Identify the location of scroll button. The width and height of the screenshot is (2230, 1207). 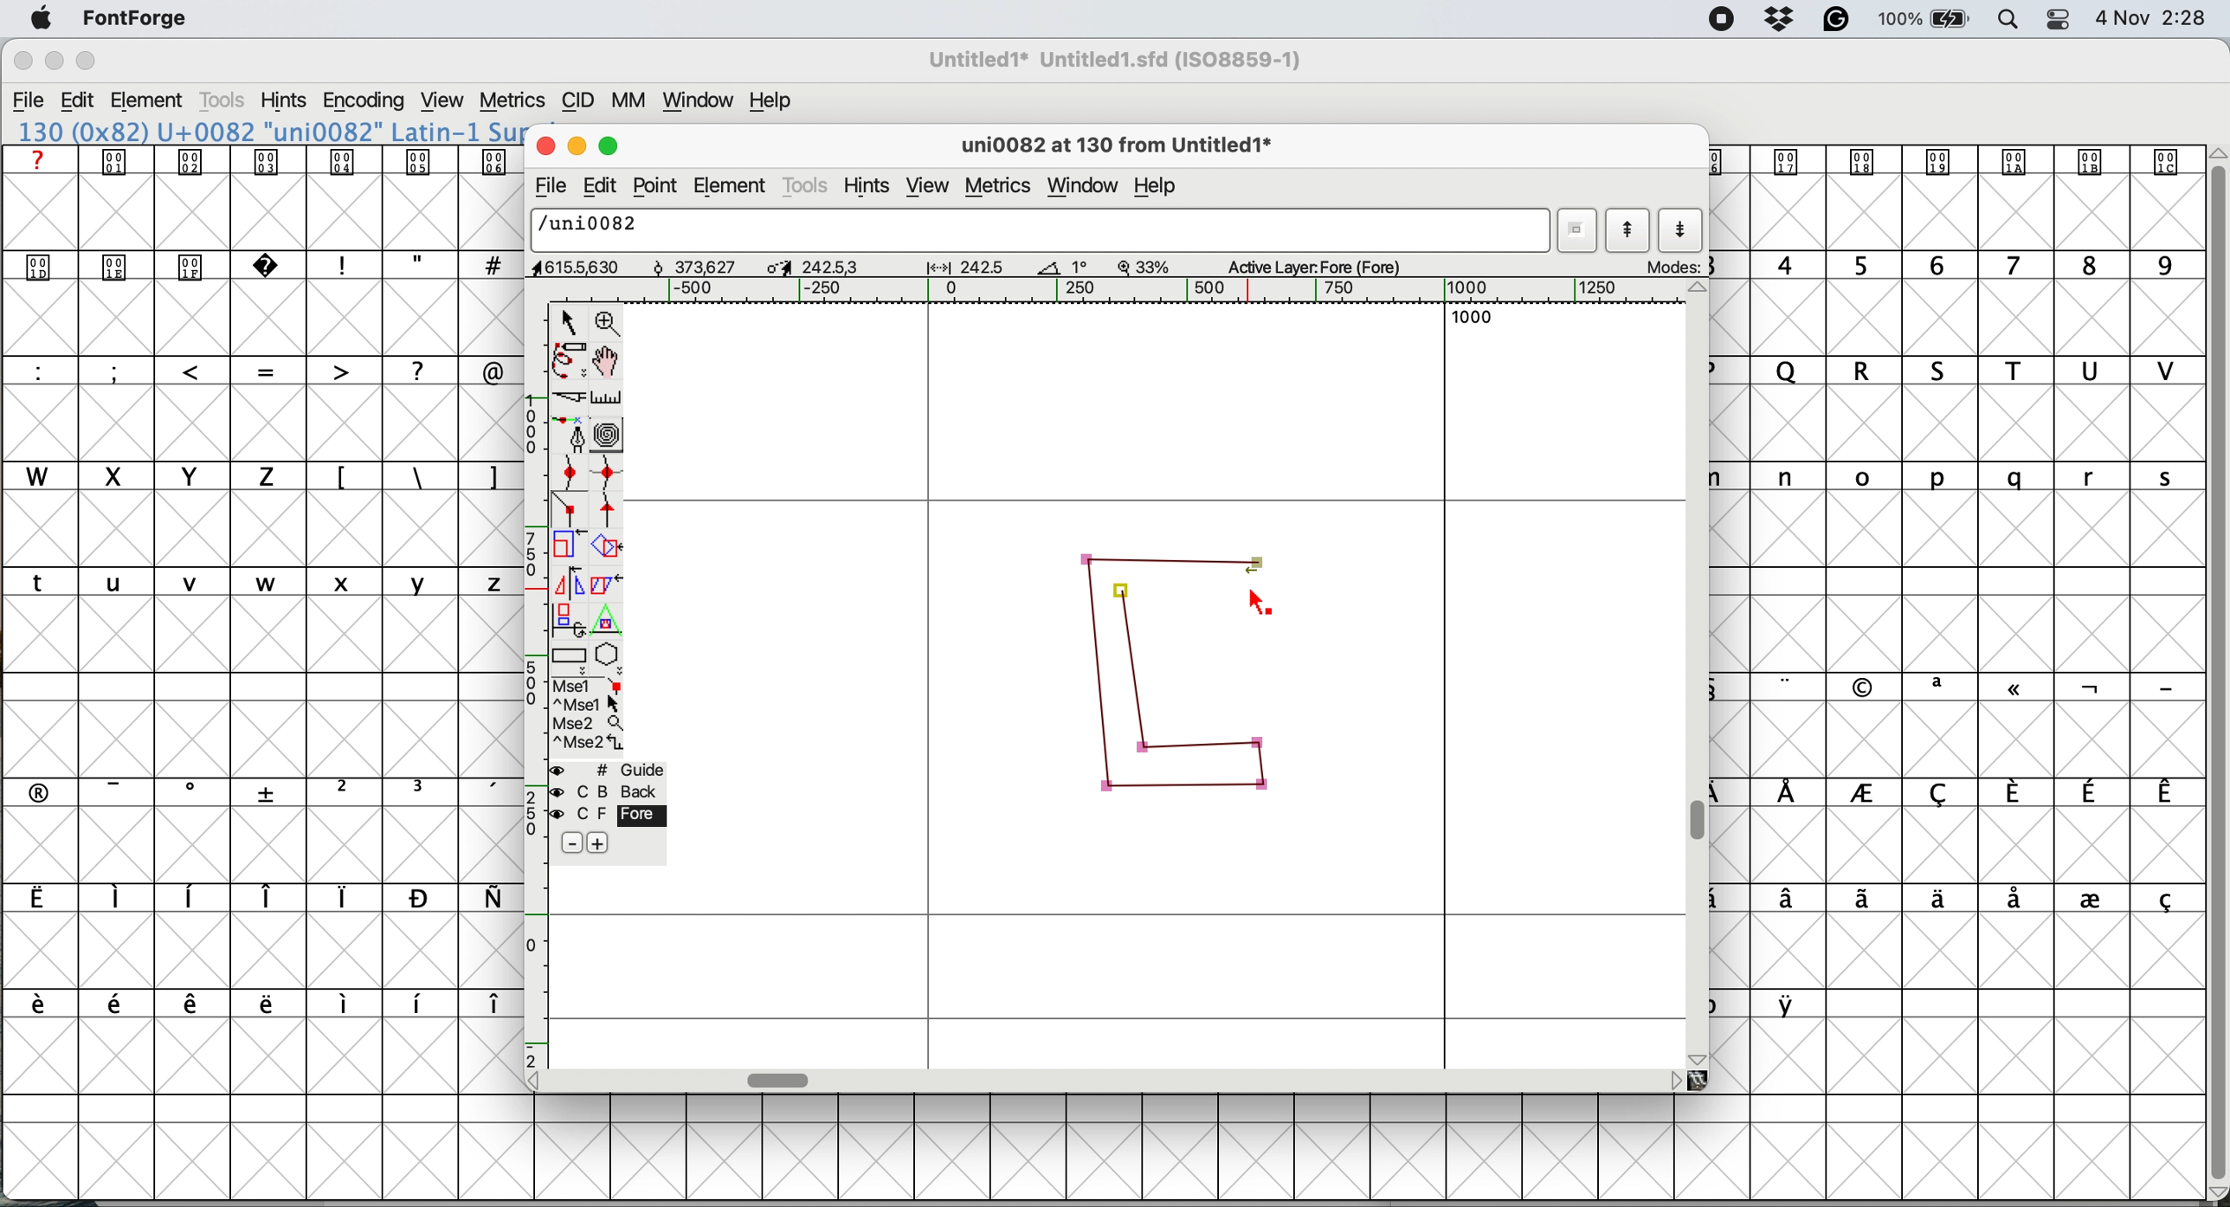
(1674, 1080).